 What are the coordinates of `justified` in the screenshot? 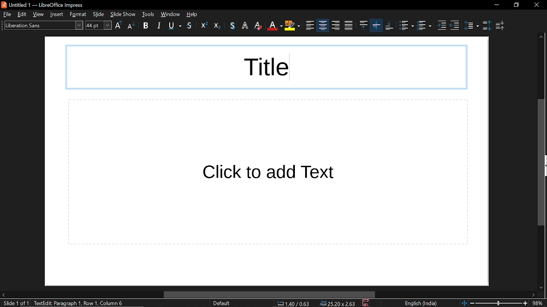 It's located at (336, 26).